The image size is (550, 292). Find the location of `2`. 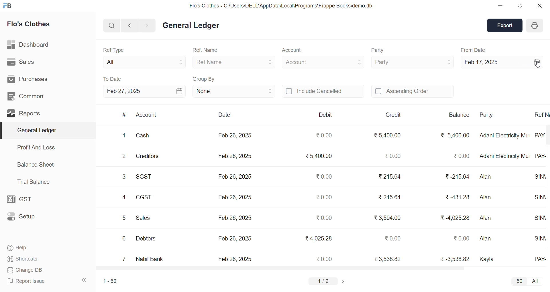

2 is located at coordinates (124, 156).